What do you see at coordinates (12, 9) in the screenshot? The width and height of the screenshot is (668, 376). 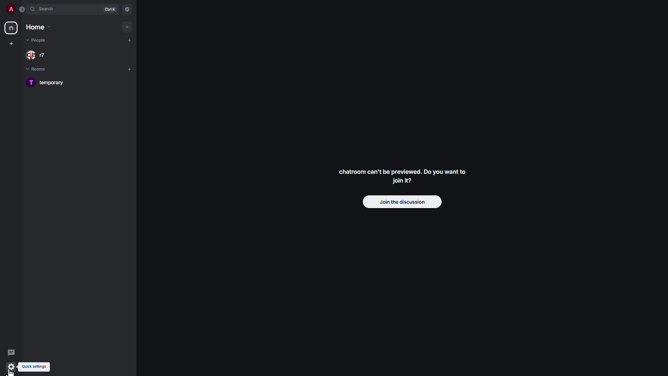 I see `profile` at bounding box center [12, 9].